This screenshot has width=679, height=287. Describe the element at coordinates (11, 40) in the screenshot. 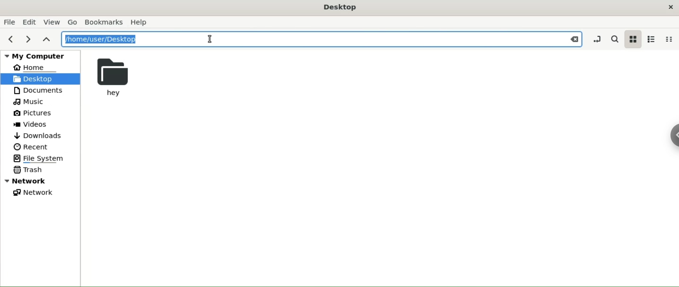

I see `previous` at that location.